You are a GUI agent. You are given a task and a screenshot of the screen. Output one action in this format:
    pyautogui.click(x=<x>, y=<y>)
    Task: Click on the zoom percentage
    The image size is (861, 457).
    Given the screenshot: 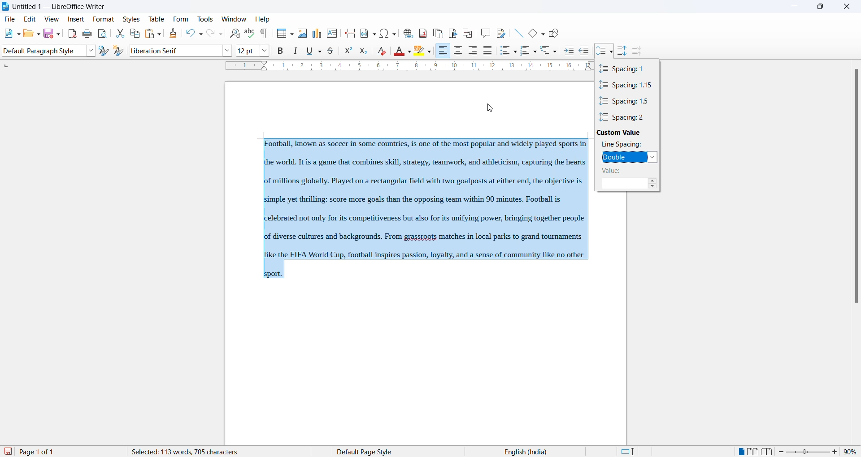 What is the action you would take?
    pyautogui.click(x=851, y=451)
    